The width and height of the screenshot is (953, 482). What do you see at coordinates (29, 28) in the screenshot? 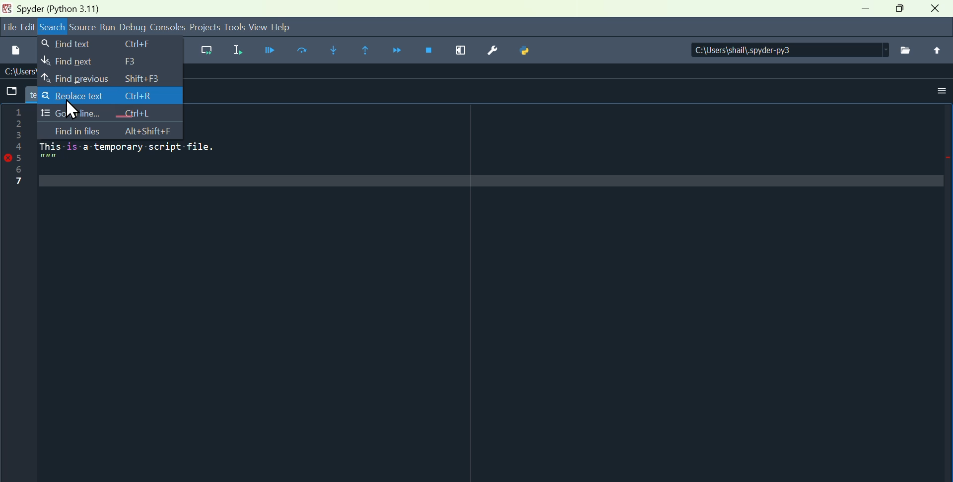
I see `Edit` at bounding box center [29, 28].